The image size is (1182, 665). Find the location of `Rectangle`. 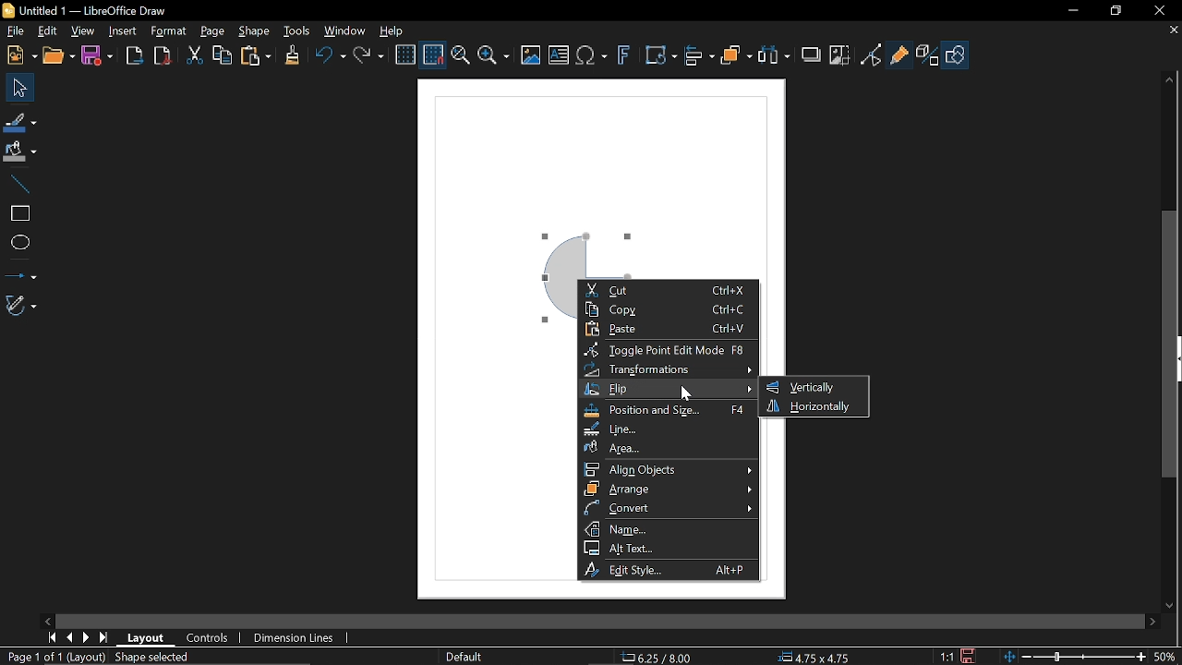

Rectangle is located at coordinates (17, 213).